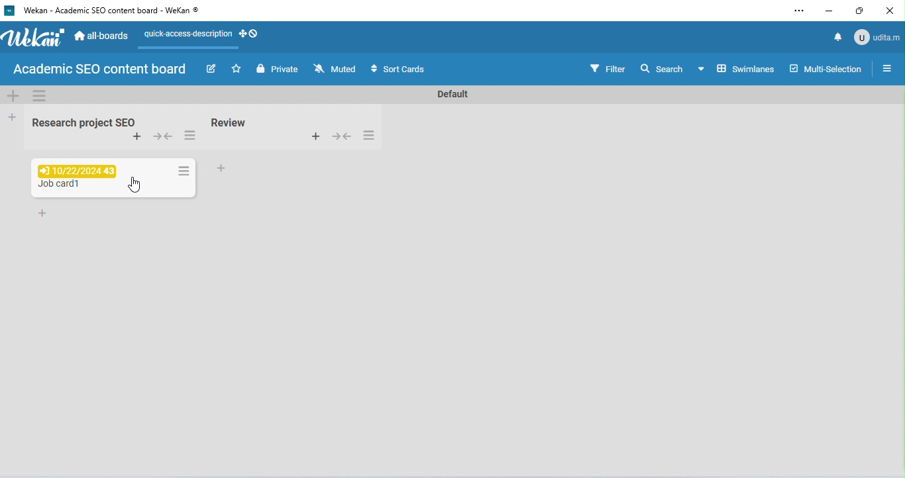  What do you see at coordinates (213, 70) in the screenshot?
I see `edit` at bounding box center [213, 70].